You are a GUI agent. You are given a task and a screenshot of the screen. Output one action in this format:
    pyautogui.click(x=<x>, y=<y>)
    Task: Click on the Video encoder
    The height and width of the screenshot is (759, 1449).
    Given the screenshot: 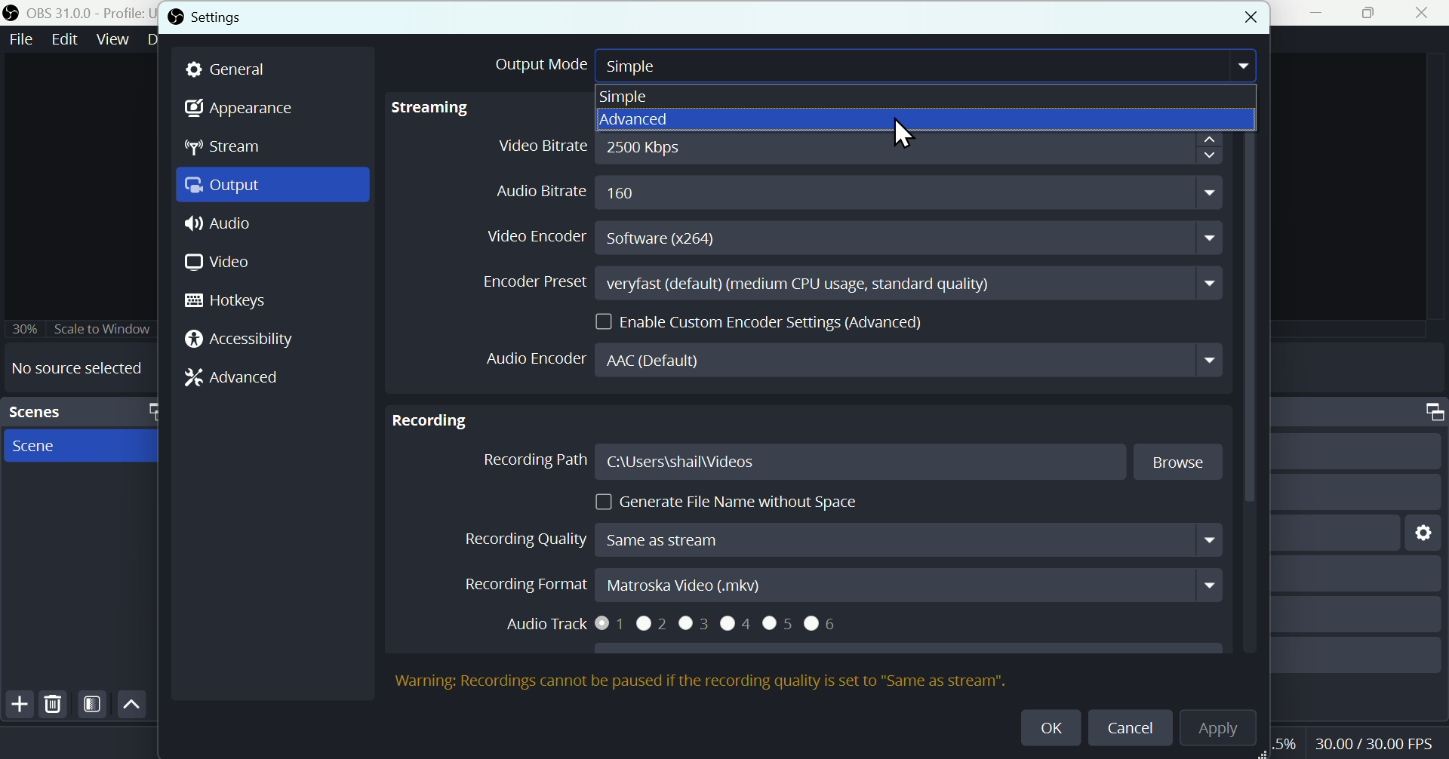 What is the action you would take?
    pyautogui.click(x=849, y=236)
    